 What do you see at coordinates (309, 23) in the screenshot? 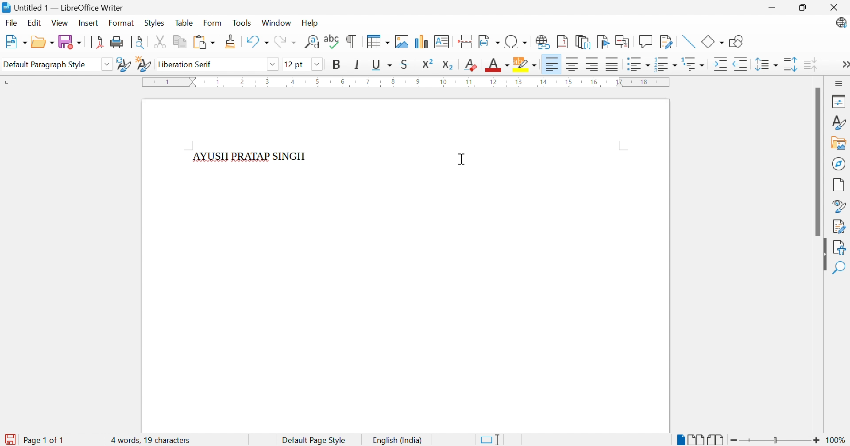
I see `Help` at bounding box center [309, 23].